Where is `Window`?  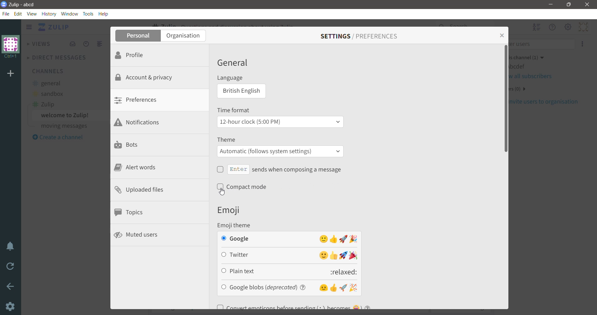 Window is located at coordinates (70, 14).